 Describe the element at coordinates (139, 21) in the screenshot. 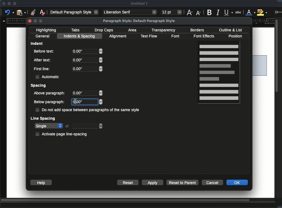

I see `paragraph style: default paragraph style` at that location.